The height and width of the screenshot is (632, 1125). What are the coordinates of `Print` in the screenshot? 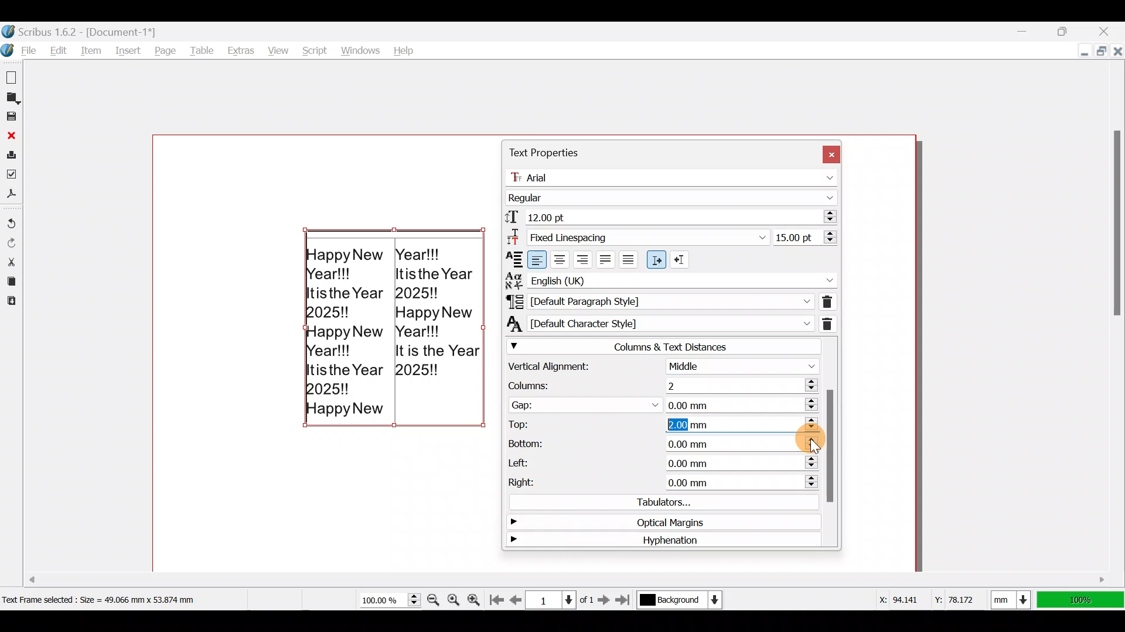 It's located at (12, 154).